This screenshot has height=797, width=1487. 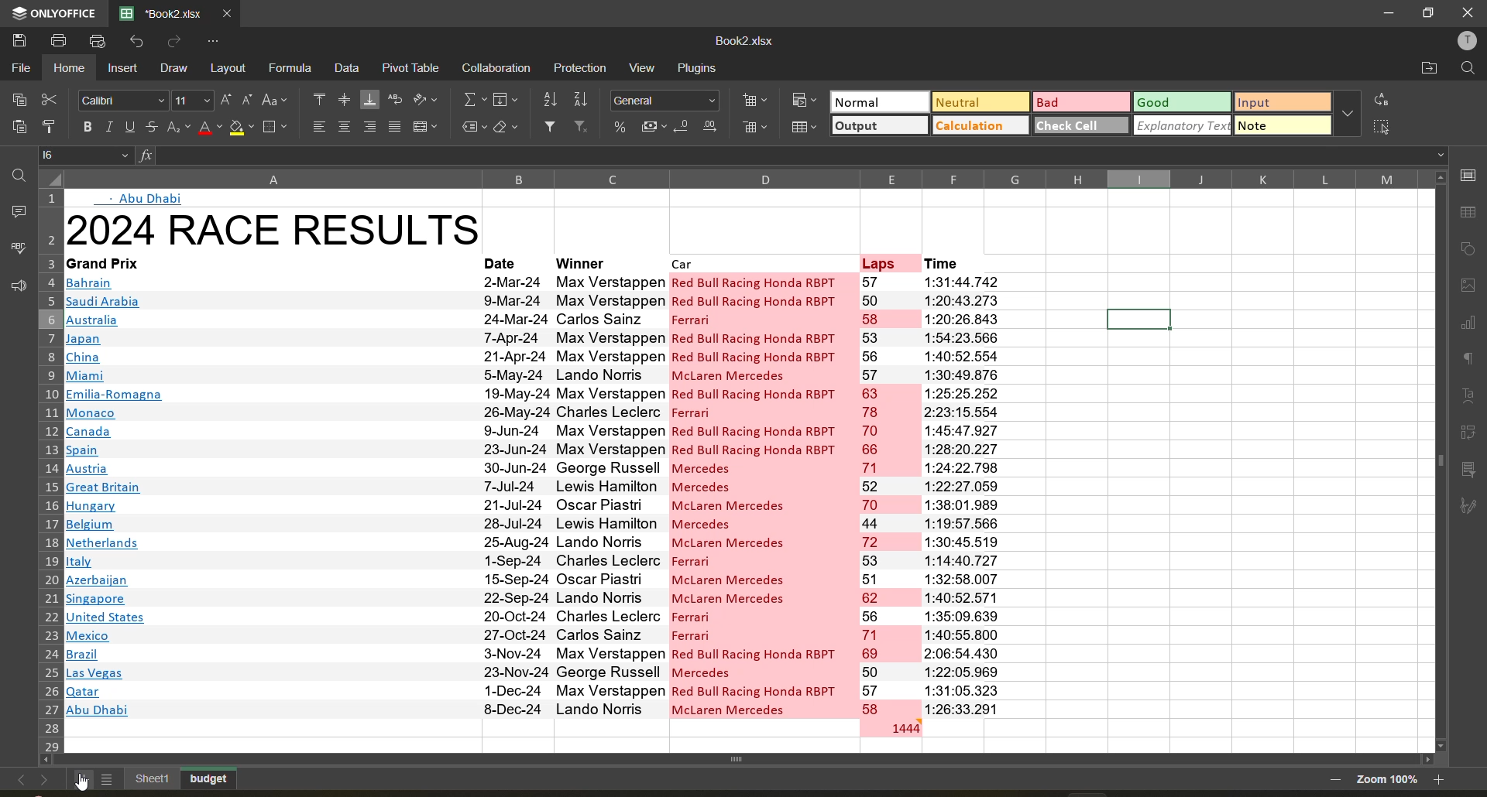 What do you see at coordinates (19, 41) in the screenshot?
I see `save` at bounding box center [19, 41].